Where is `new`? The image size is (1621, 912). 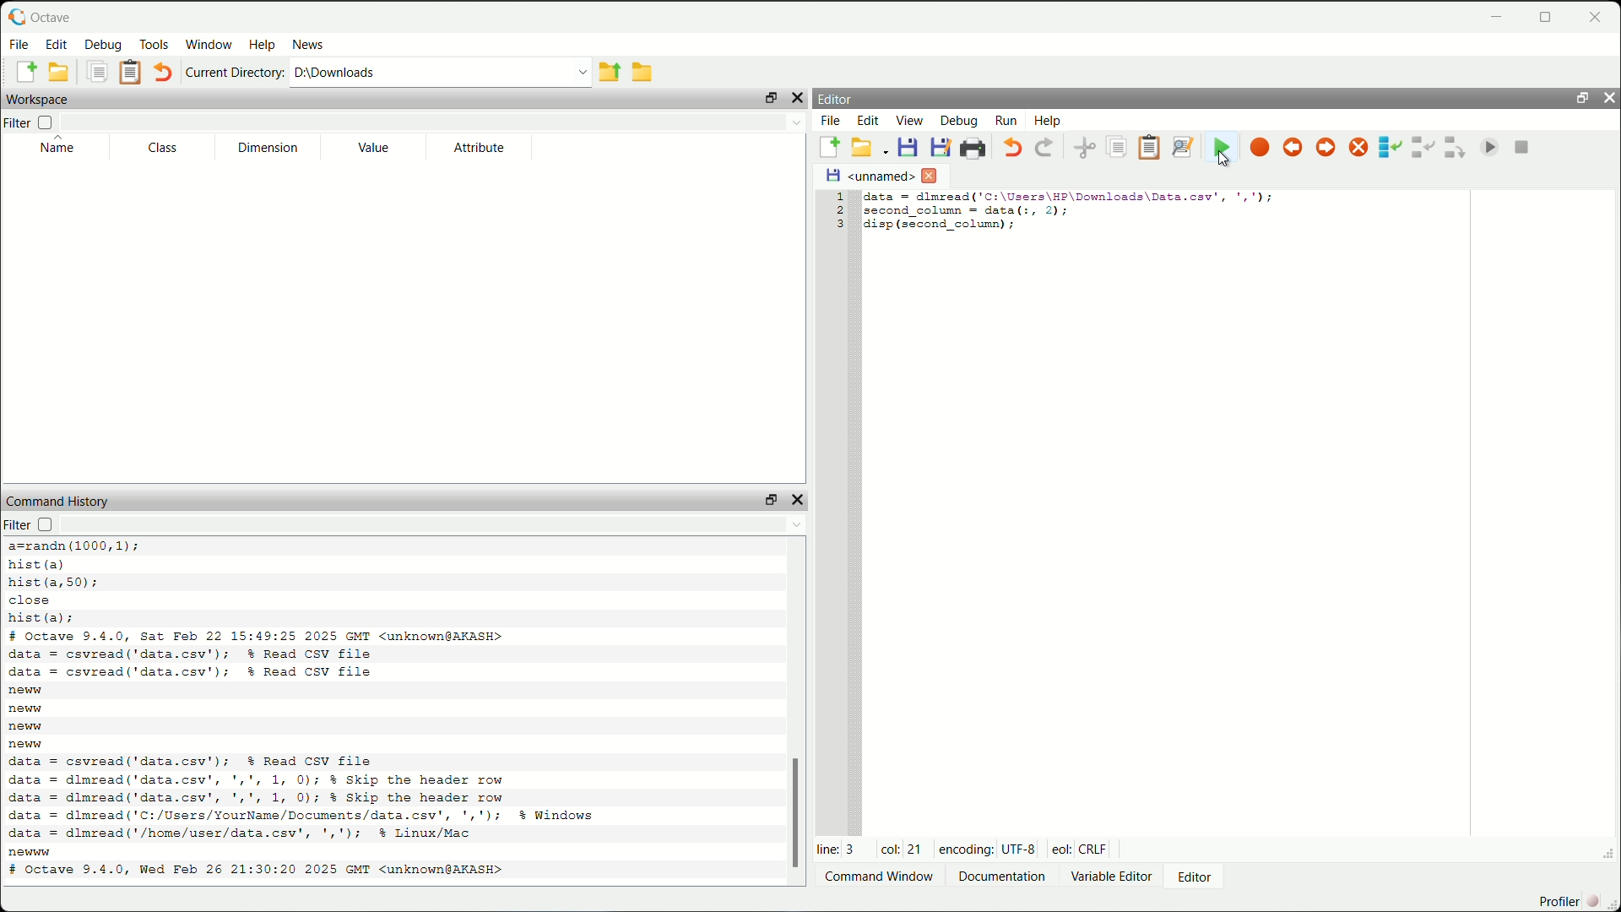
new is located at coordinates (39, 853).